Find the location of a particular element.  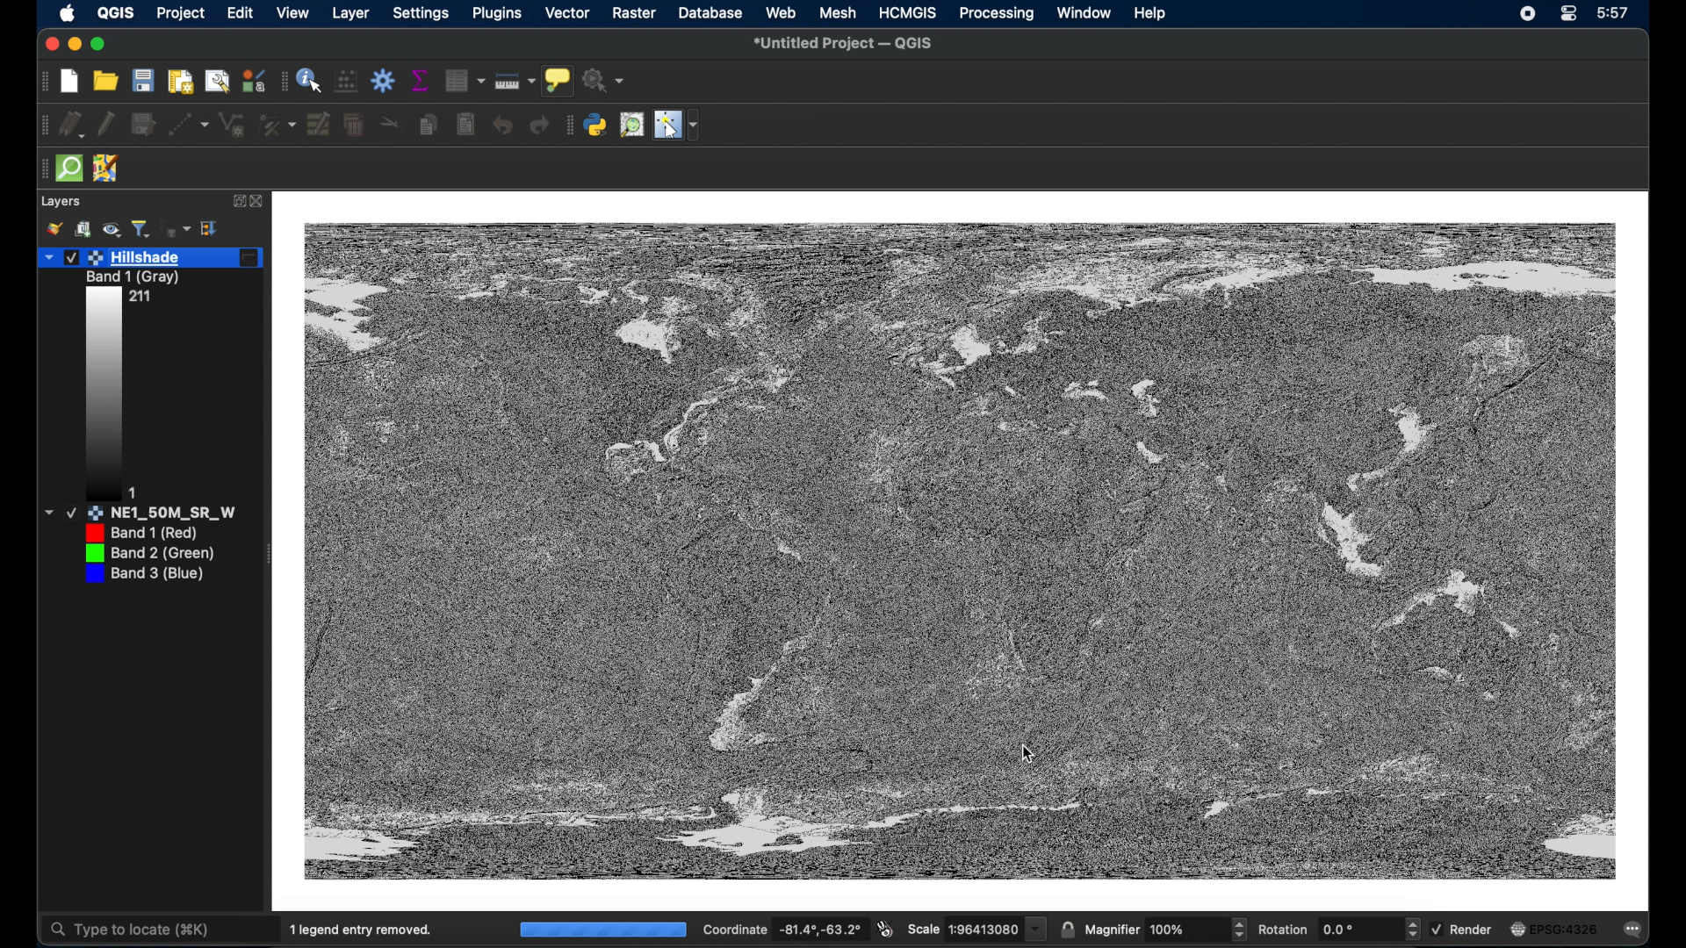

Band 1 (Red) is located at coordinates (162, 534).